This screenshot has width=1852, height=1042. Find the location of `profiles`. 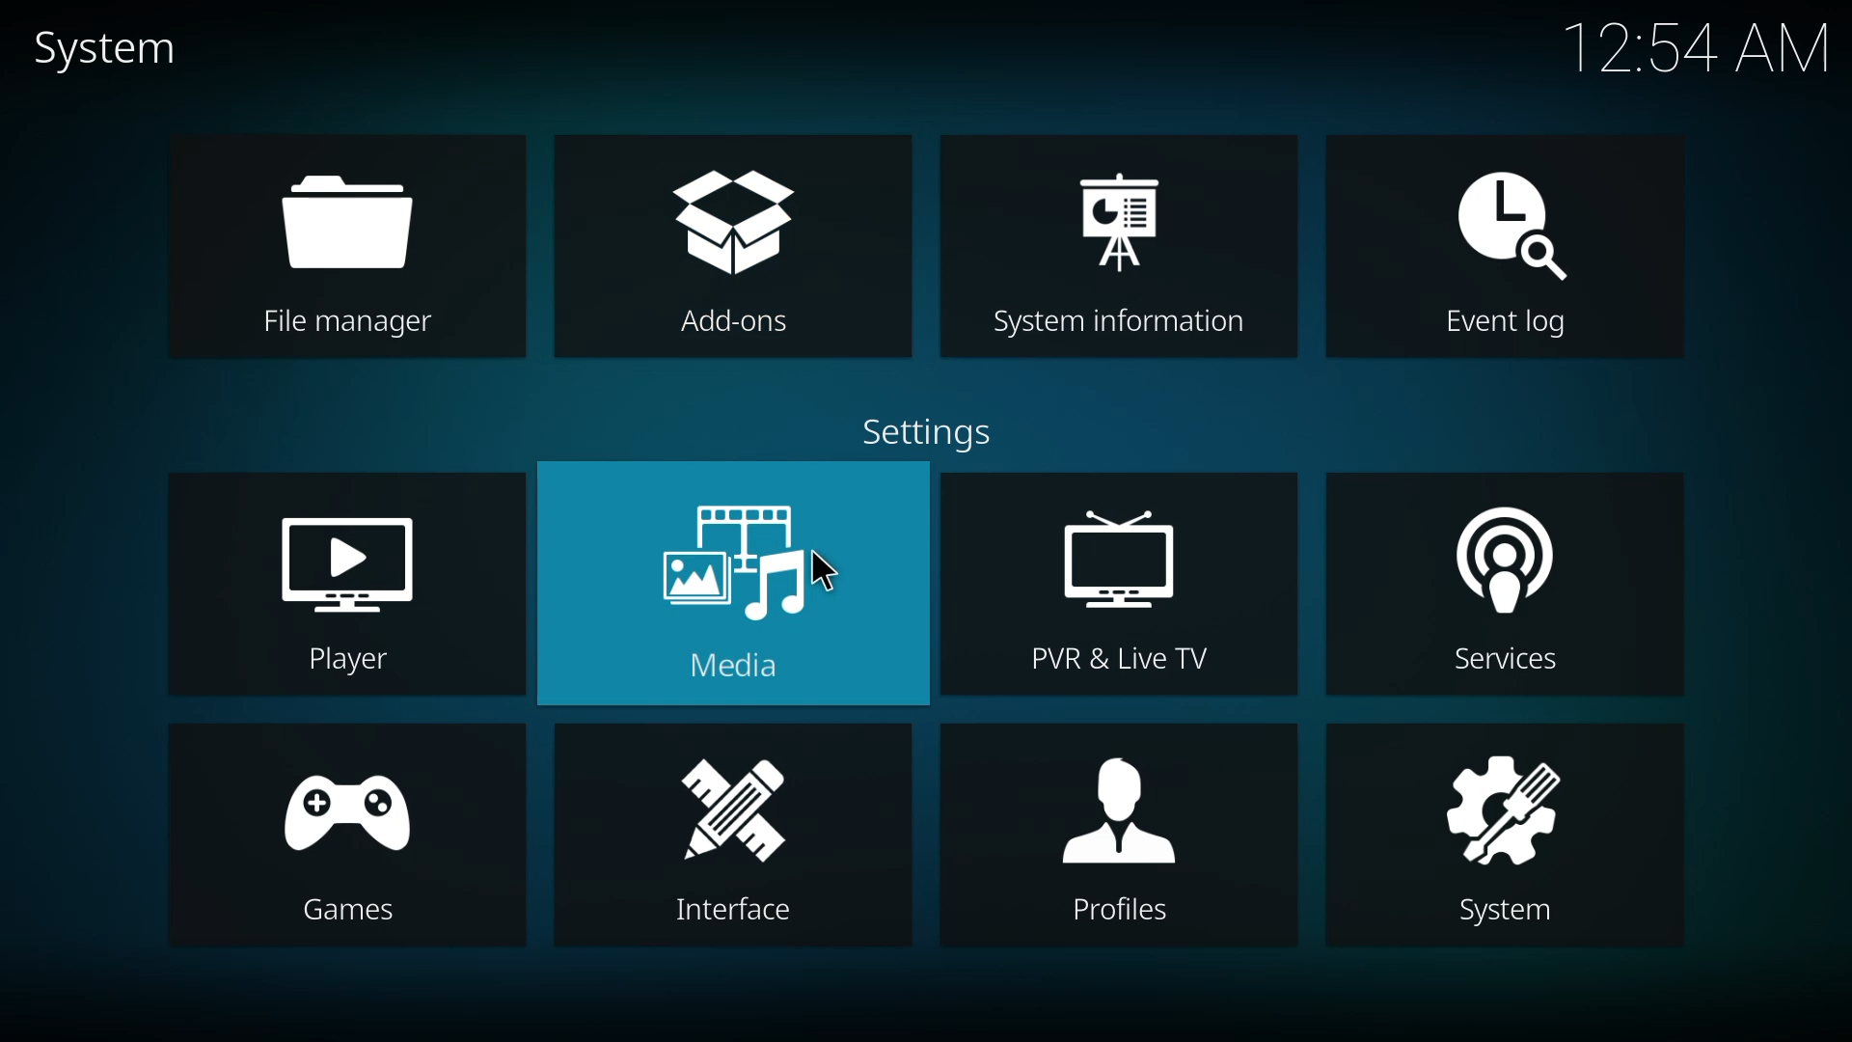

profiles is located at coordinates (1125, 836).